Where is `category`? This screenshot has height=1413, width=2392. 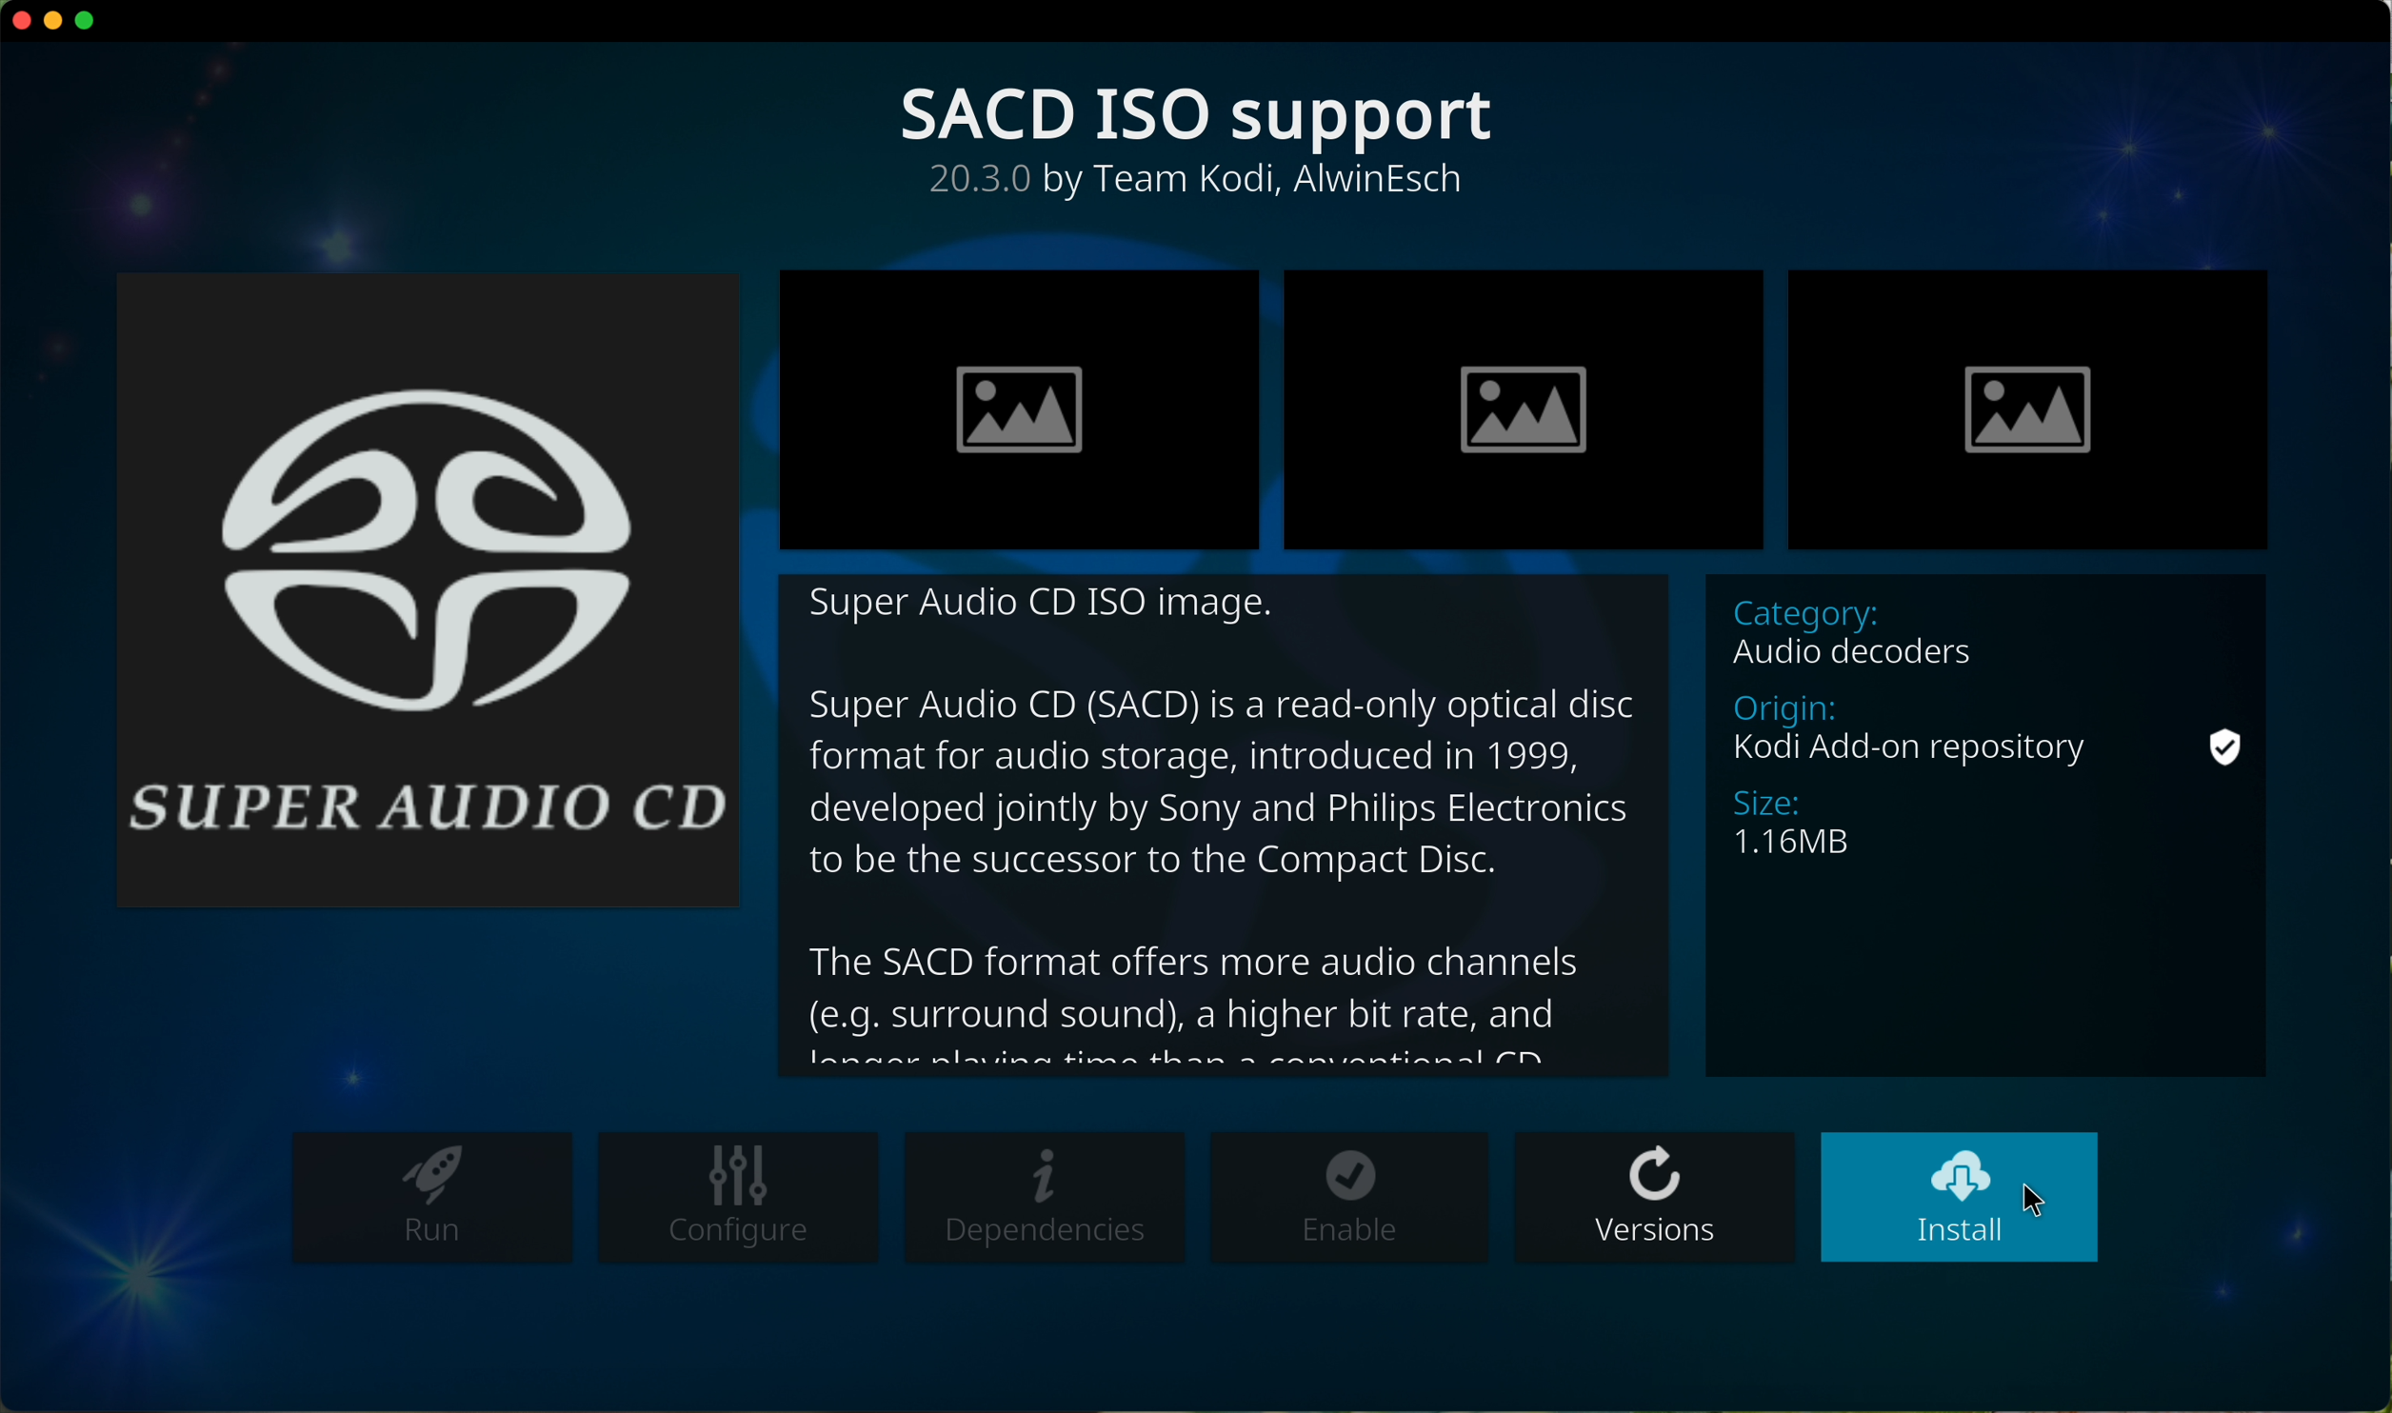
category is located at coordinates (1988, 826).